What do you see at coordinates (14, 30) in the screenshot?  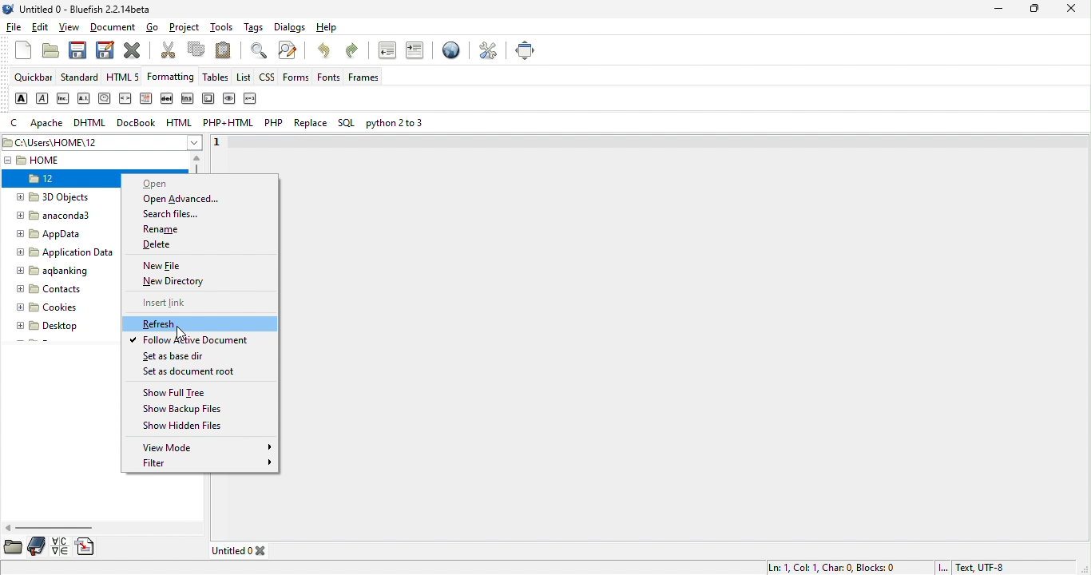 I see `file` at bounding box center [14, 30].